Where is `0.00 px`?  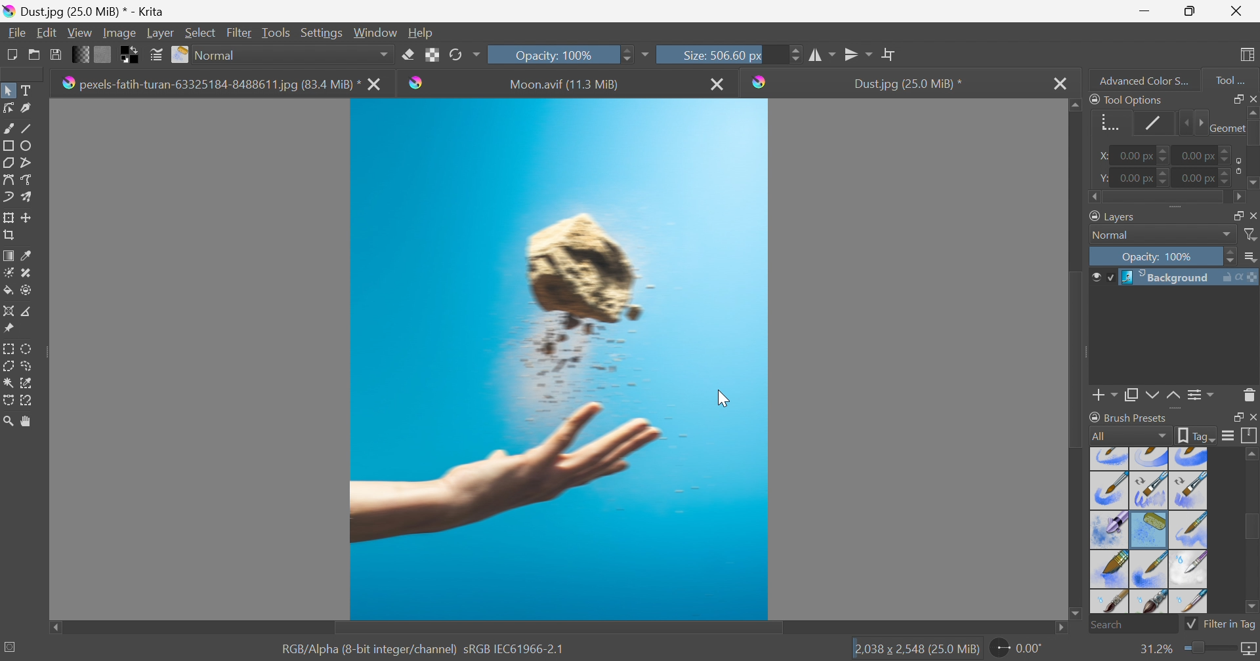
0.00 px is located at coordinates (1199, 154).